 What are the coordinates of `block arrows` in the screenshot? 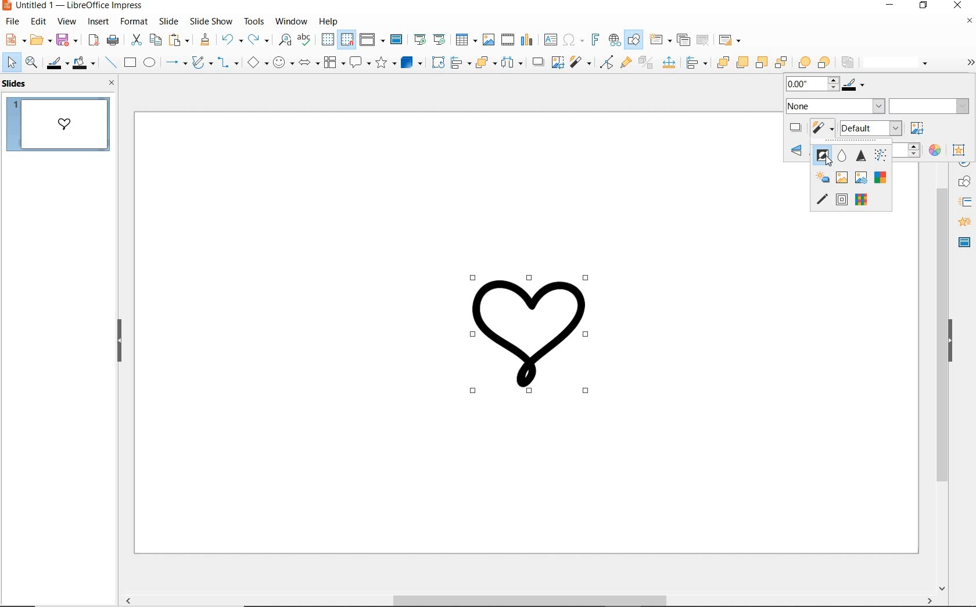 It's located at (308, 62).